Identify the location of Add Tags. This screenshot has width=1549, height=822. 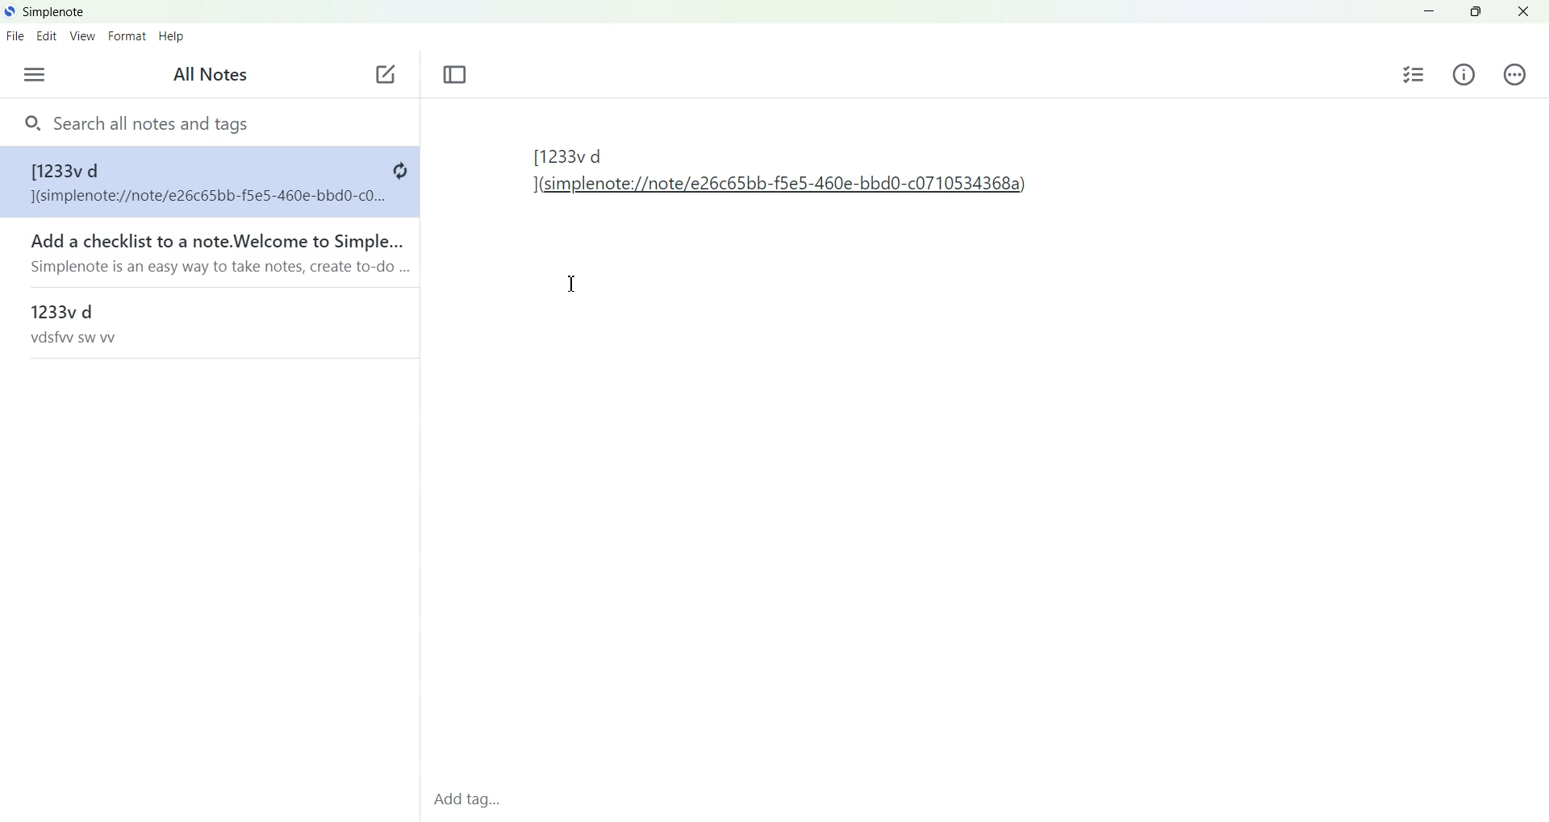
(473, 800).